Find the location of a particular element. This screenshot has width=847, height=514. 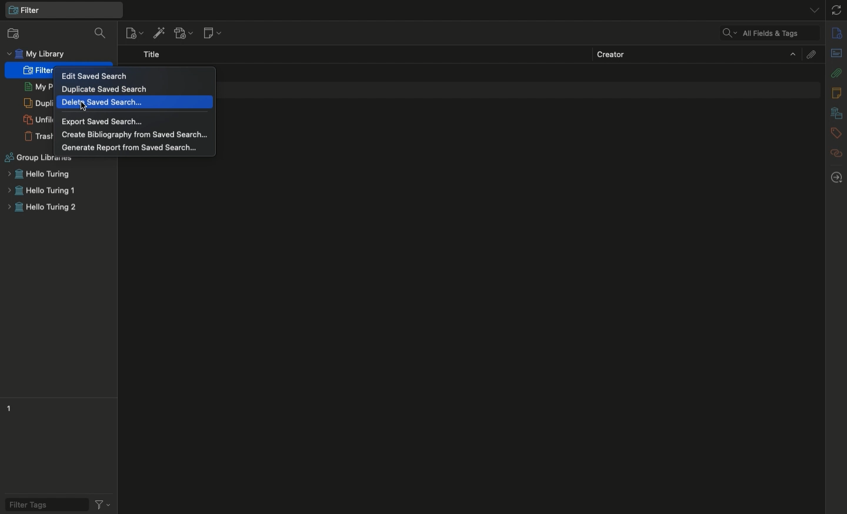

Filter tags is located at coordinates (42, 503).